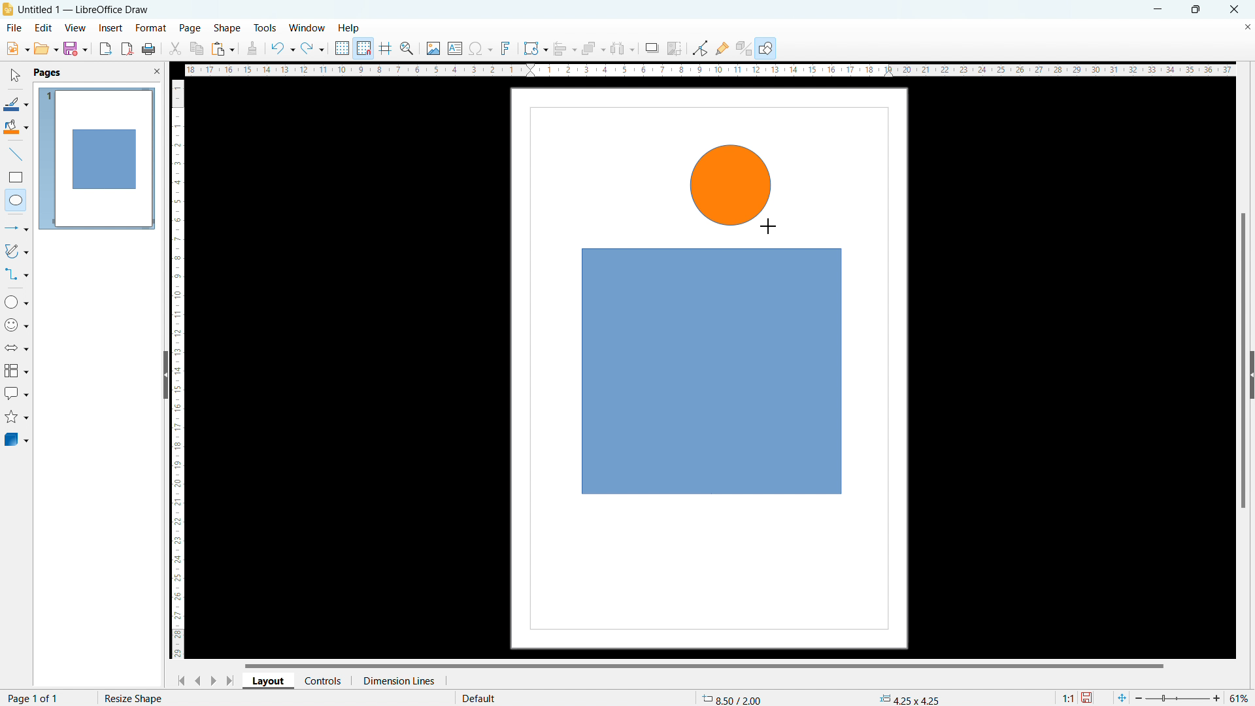 The image size is (1255, 706). I want to click on fill color, so click(16, 127).